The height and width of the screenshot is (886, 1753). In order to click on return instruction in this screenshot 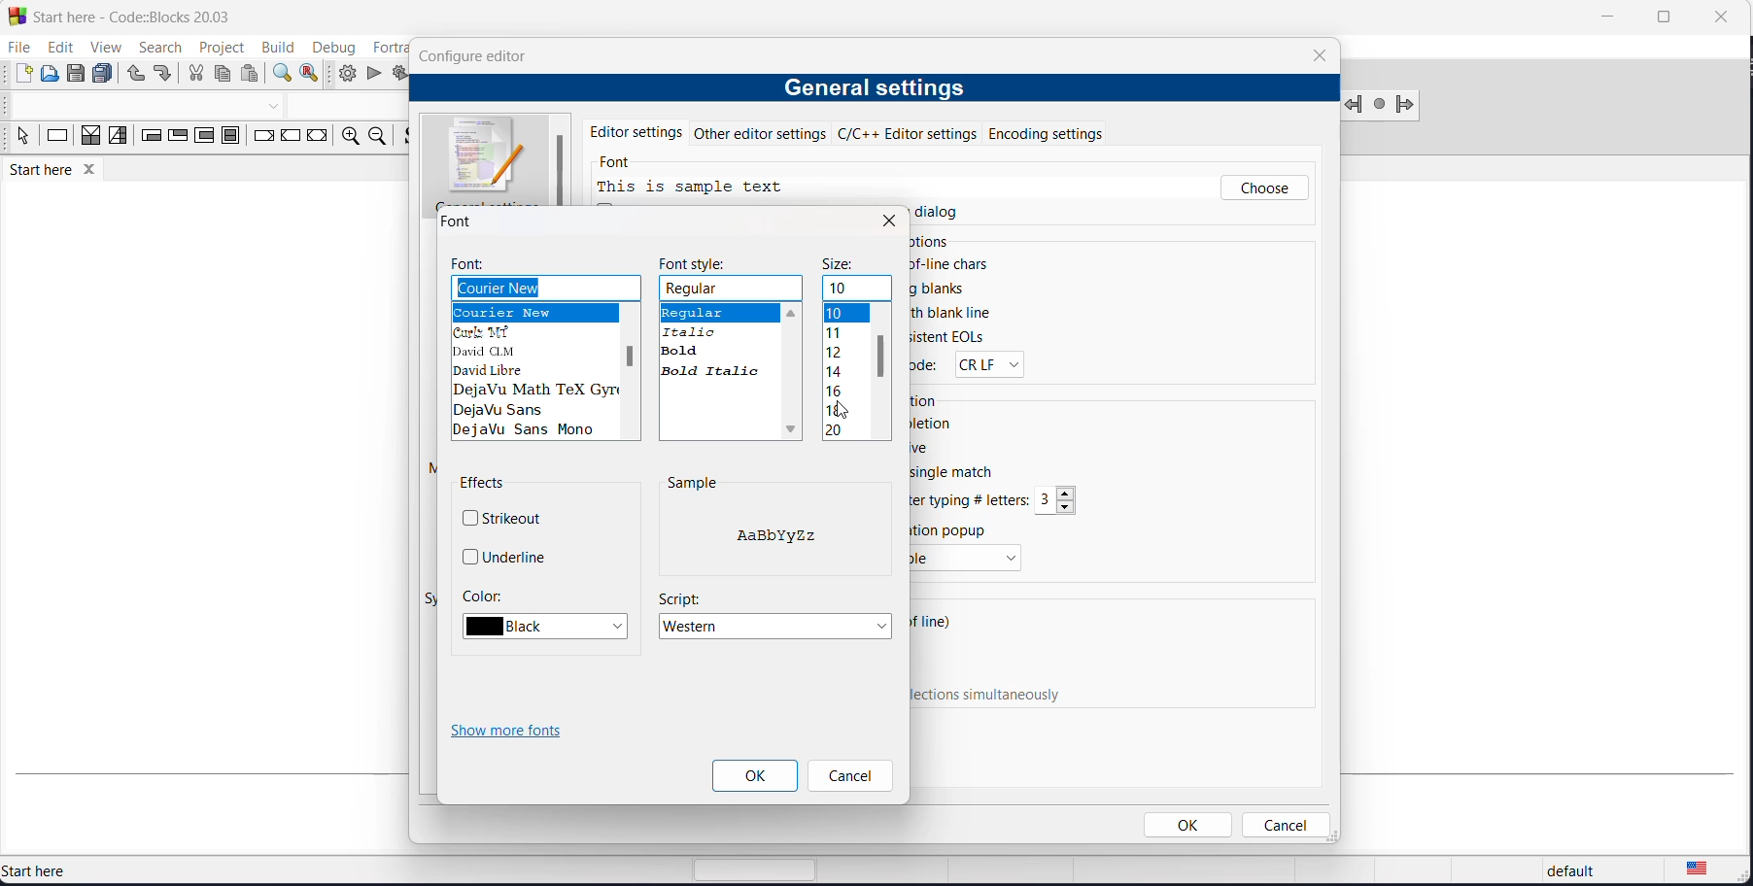, I will do `click(317, 139)`.